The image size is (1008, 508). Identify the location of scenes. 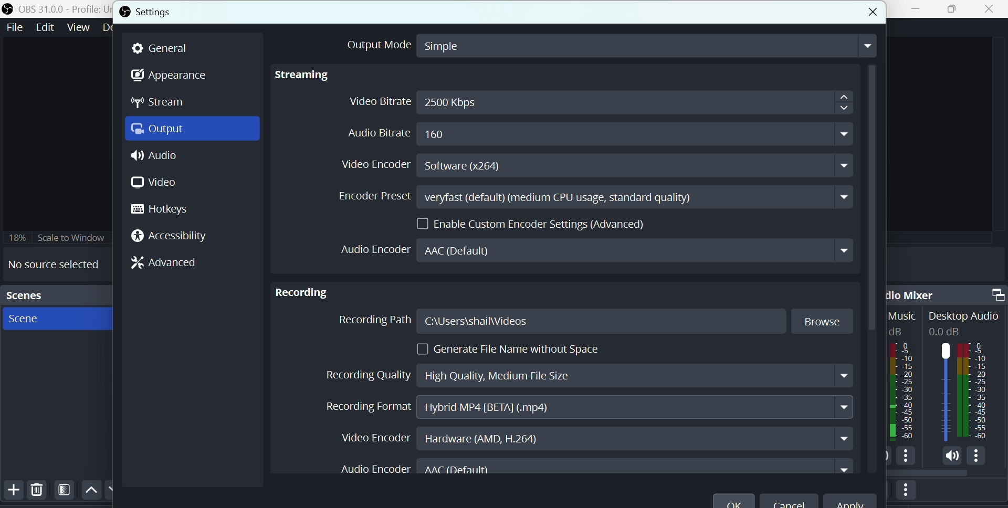
(56, 297).